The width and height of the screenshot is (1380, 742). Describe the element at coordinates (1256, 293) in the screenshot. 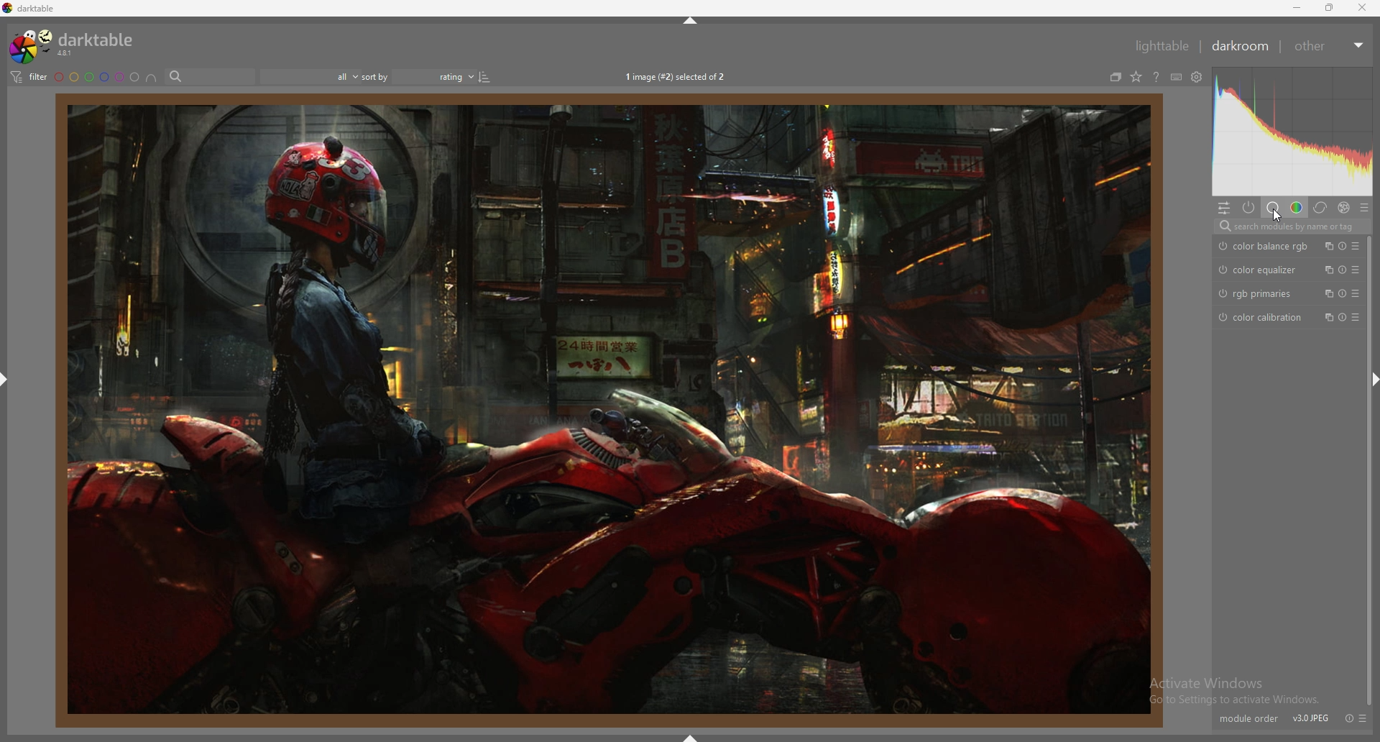

I see `rgb primaries` at that location.